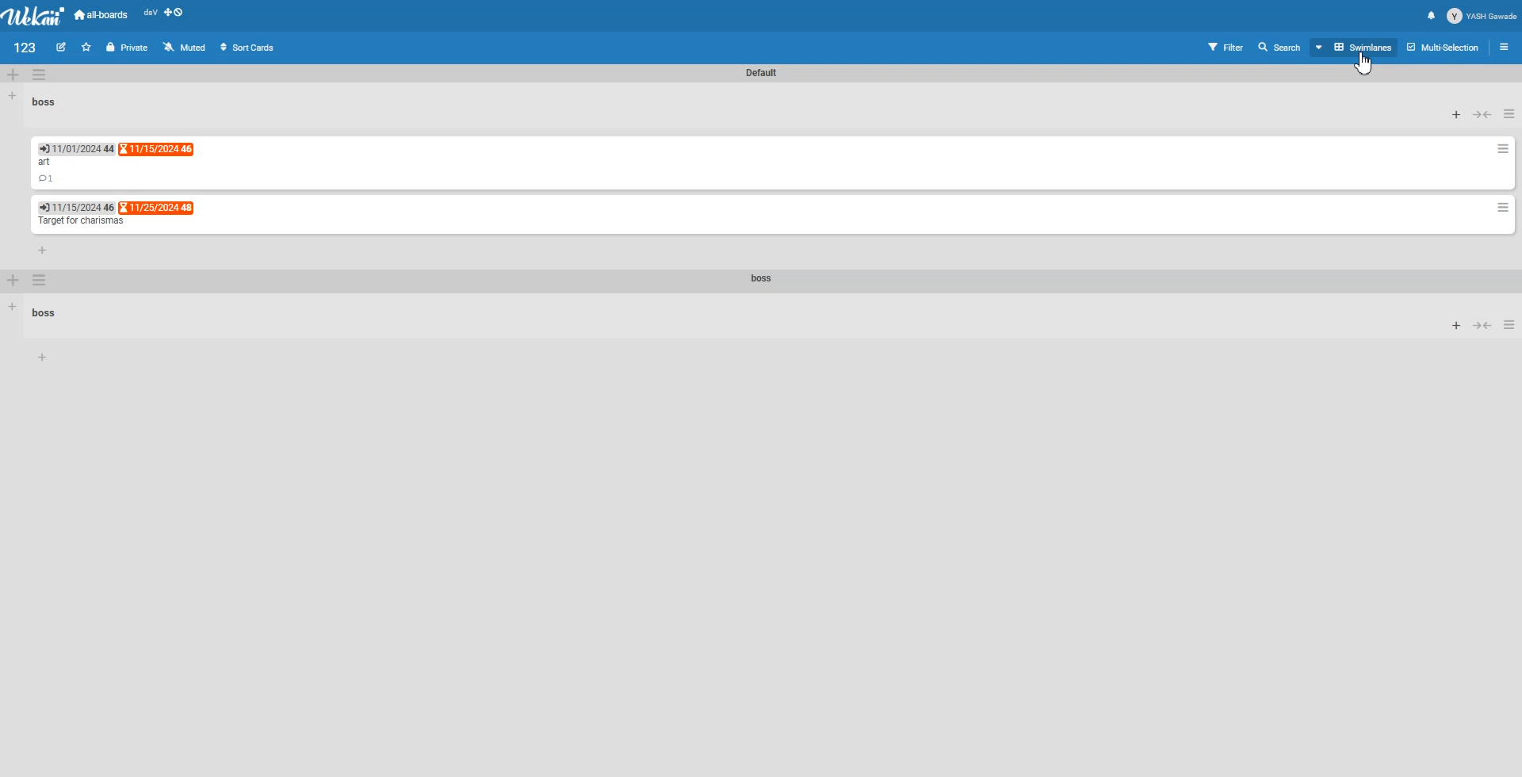  Describe the element at coordinates (157, 150) in the screenshot. I see `End date` at that location.